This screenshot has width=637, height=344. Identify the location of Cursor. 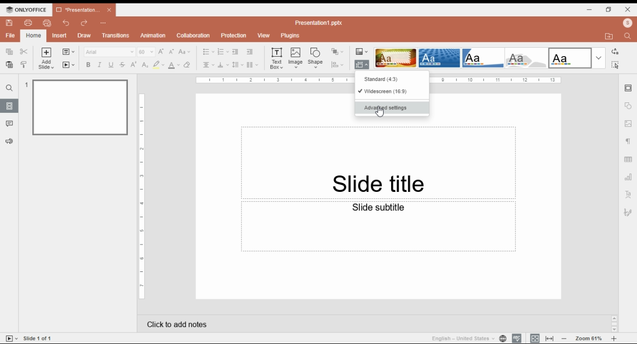
(380, 112).